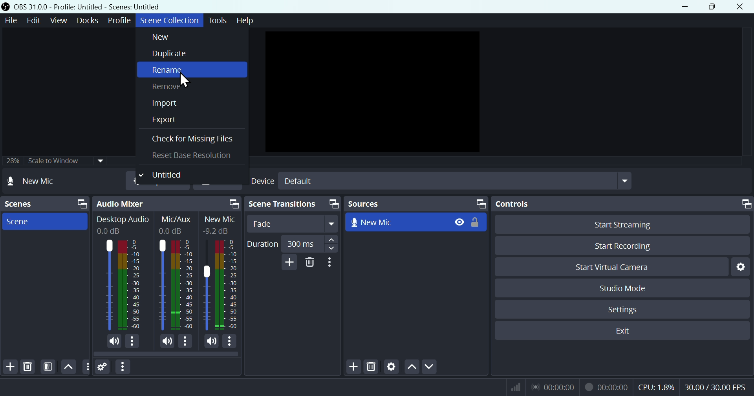 Image resolution: width=754 pixels, height=396 pixels. I want to click on (un)lock, so click(477, 222).